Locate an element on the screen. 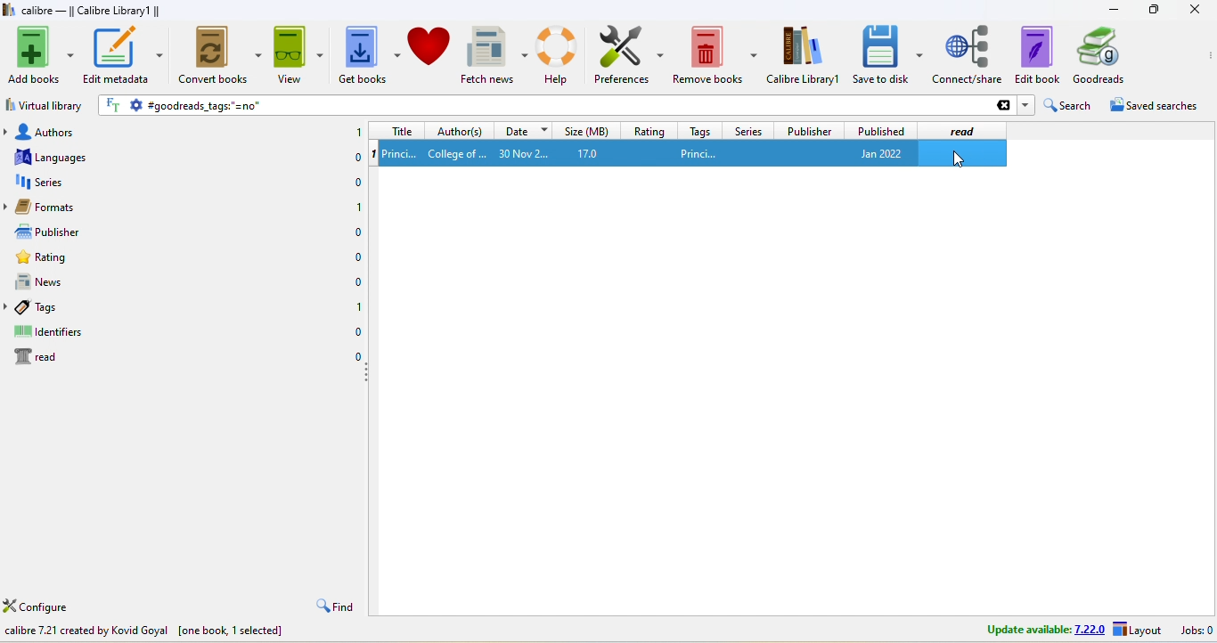 This screenshot has width=1217, height=643. authors is located at coordinates (54, 132).